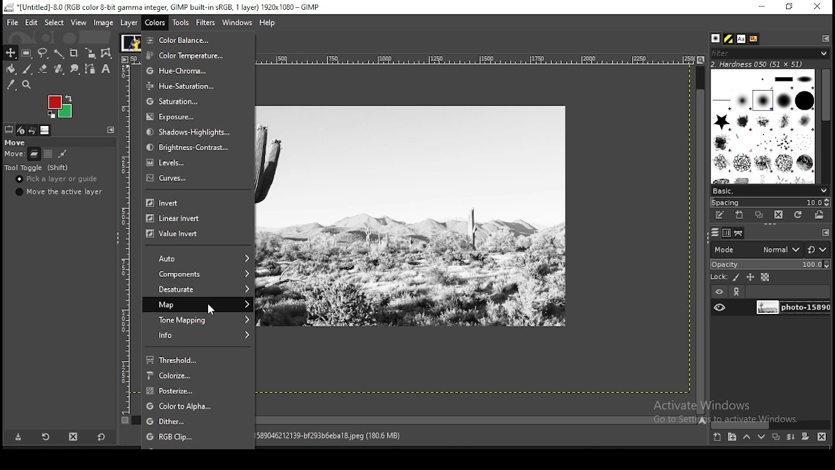 This screenshot has width=835, height=470. Describe the element at coordinates (48, 153) in the screenshot. I see `move channels` at that location.